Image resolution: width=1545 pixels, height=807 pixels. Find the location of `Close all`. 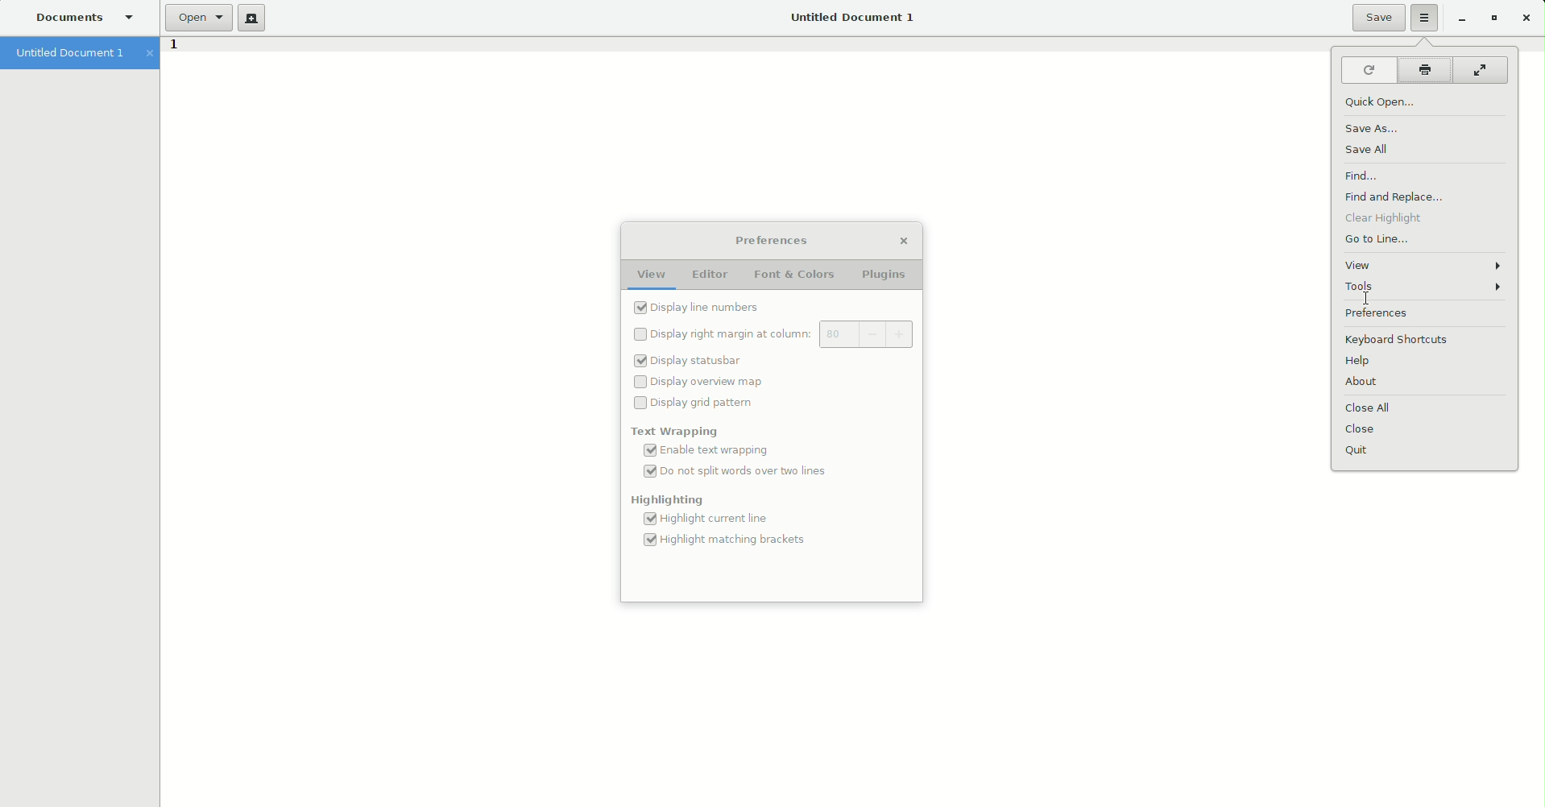

Close all is located at coordinates (1372, 411).